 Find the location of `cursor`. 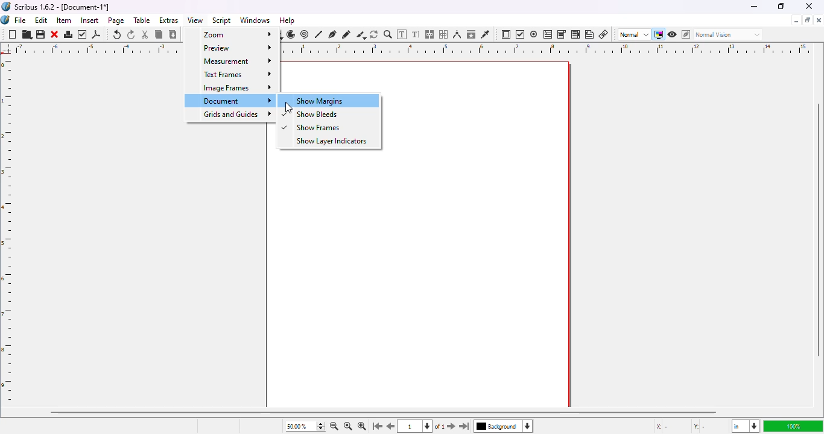

cursor is located at coordinates (287, 107).